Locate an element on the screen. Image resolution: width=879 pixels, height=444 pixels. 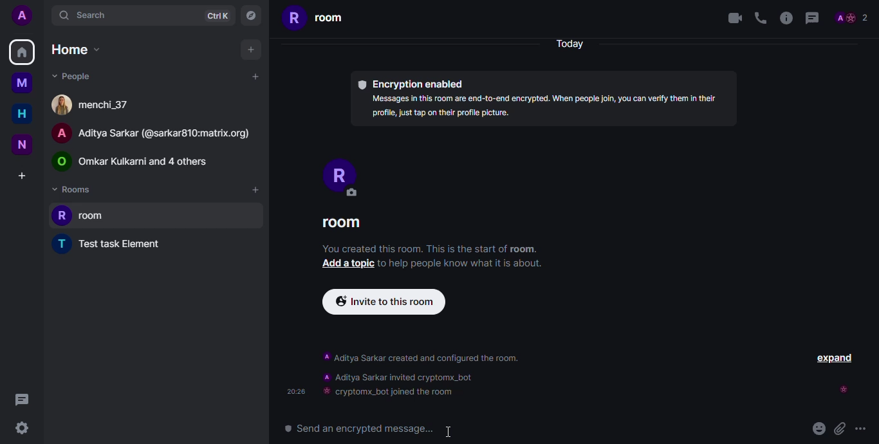
home is located at coordinates (77, 49).